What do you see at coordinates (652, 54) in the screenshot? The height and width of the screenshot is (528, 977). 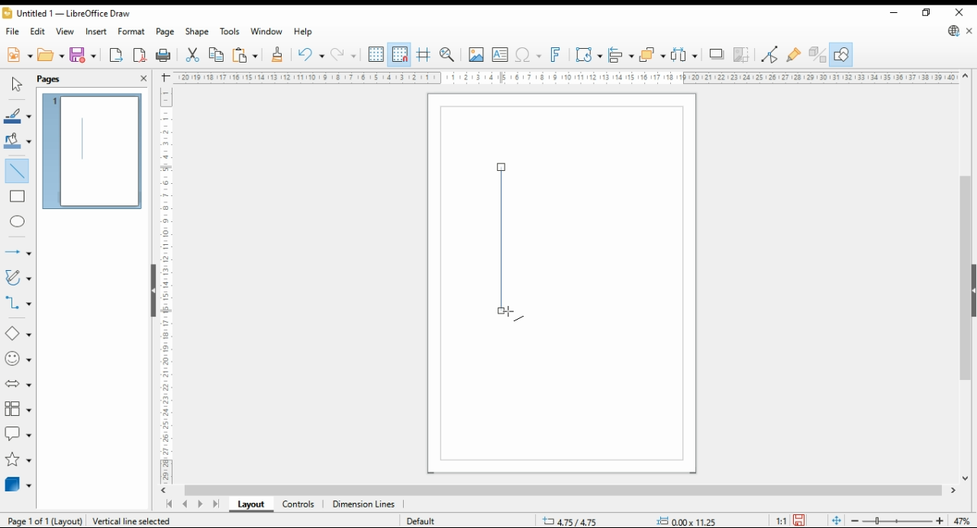 I see `arrange` at bounding box center [652, 54].